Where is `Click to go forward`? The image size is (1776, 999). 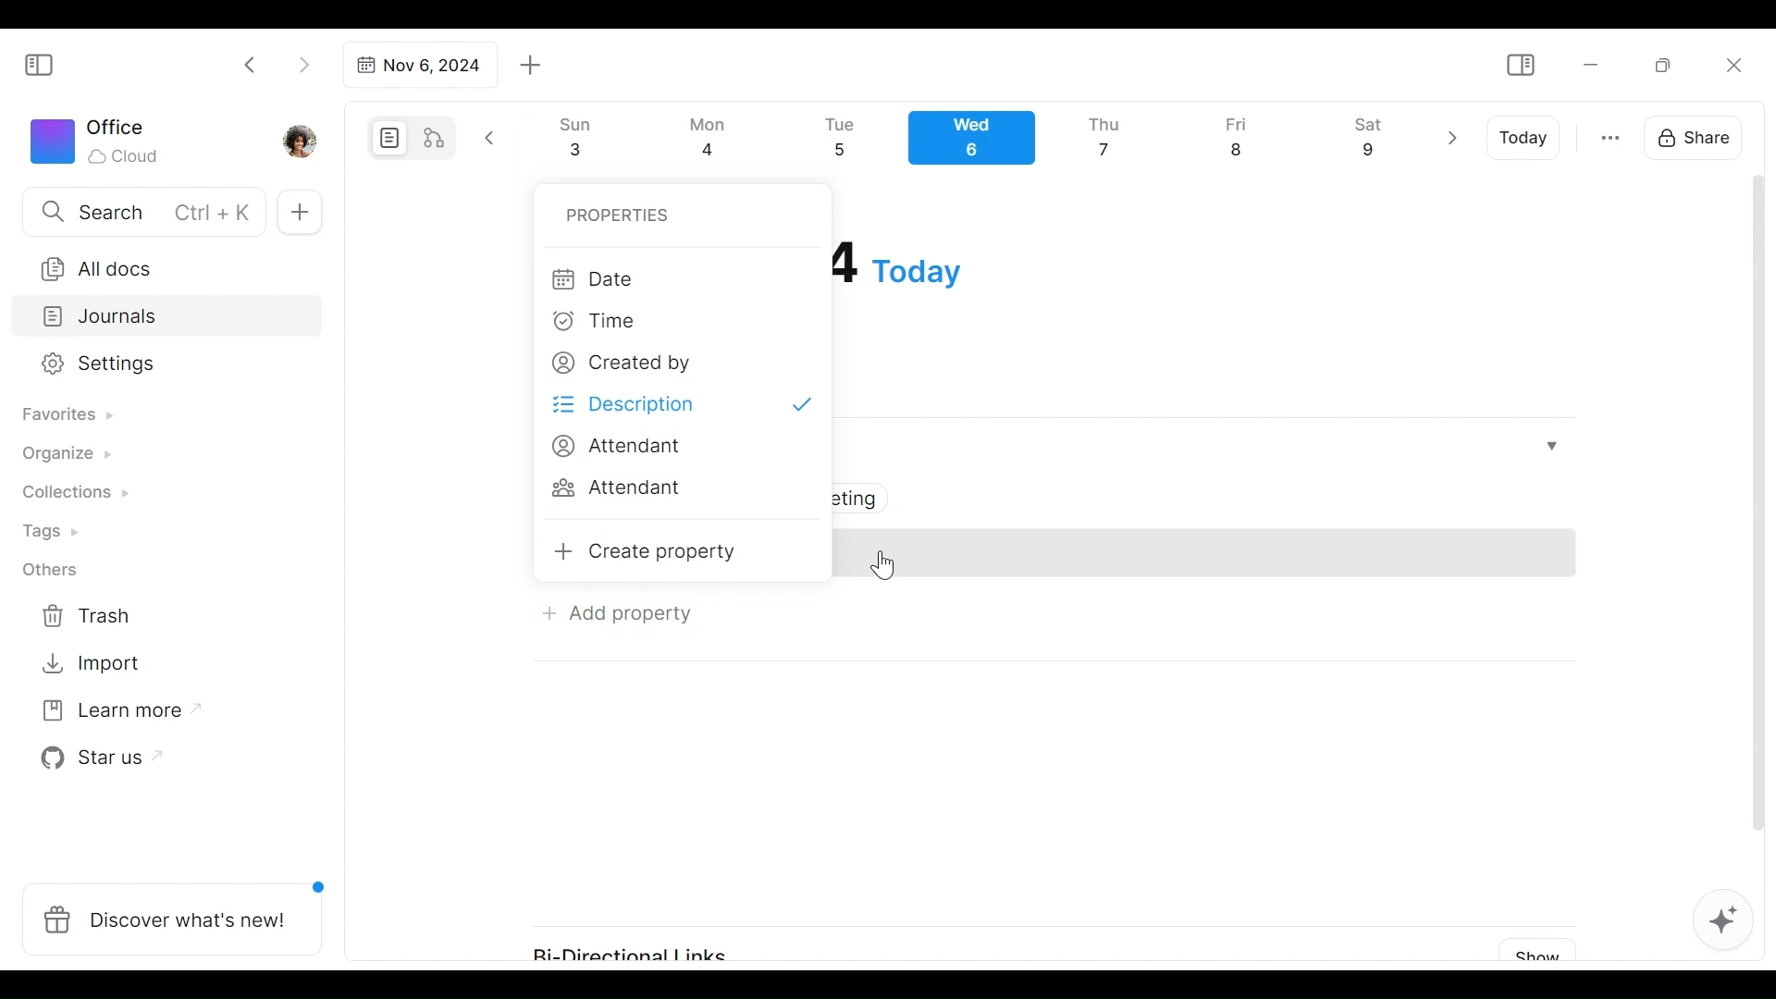 Click to go forward is located at coordinates (303, 63).